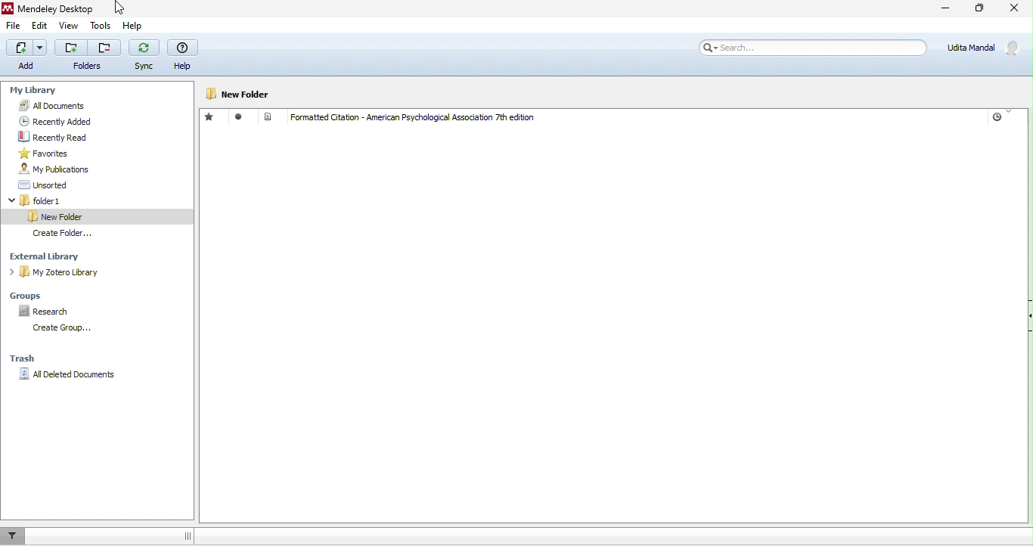 This screenshot has height=546, width=1033. What do you see at coordinates (13, 536) in the screenshot?
I see `filter` at bounding box center [13, 536].